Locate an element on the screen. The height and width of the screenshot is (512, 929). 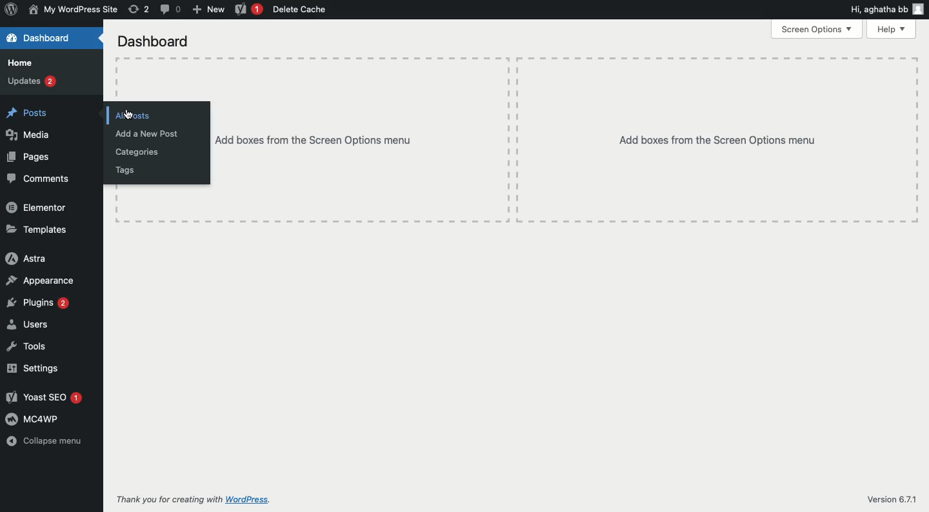
Yoast SEO is located at coordinates (43, 395).